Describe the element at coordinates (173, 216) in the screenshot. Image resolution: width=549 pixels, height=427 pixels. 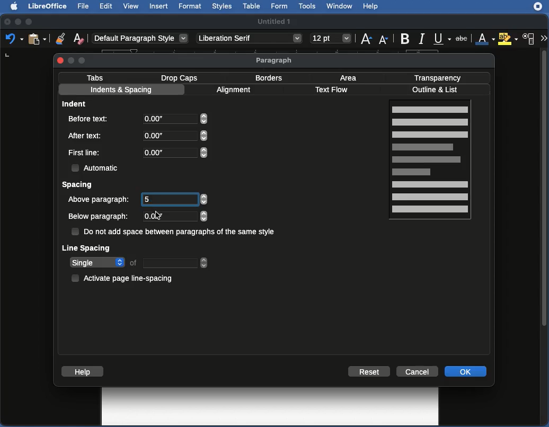
I see `0.00"` at that location.